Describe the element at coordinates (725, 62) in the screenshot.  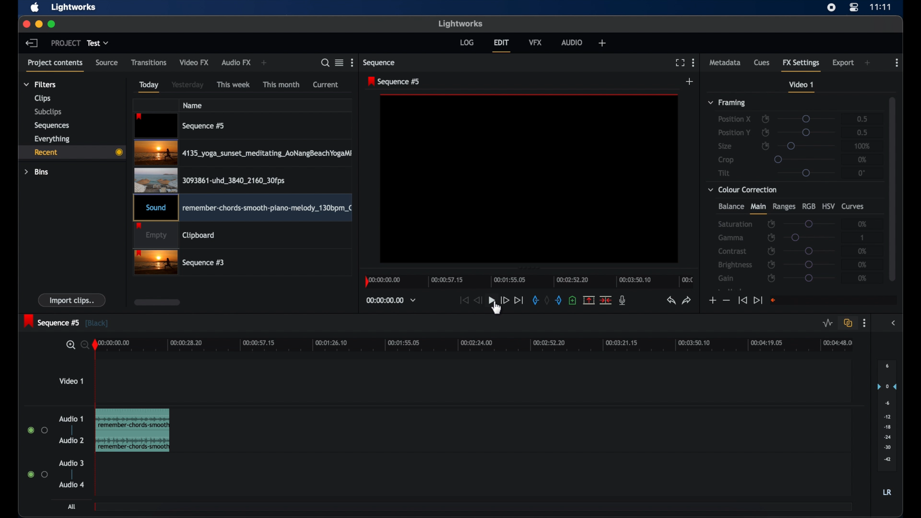
I see `metadata` at that location.